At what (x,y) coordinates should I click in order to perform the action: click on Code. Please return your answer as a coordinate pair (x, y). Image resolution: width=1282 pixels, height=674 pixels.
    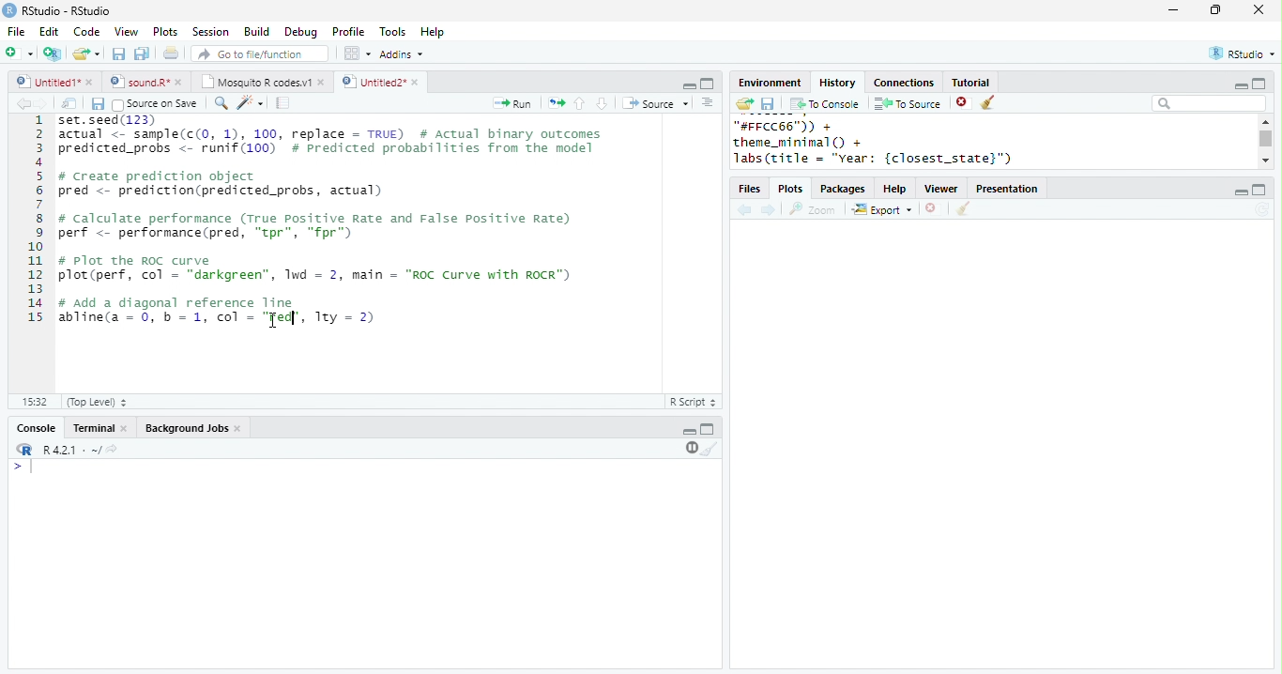
    Looking at the image, I should click on (86, 31).